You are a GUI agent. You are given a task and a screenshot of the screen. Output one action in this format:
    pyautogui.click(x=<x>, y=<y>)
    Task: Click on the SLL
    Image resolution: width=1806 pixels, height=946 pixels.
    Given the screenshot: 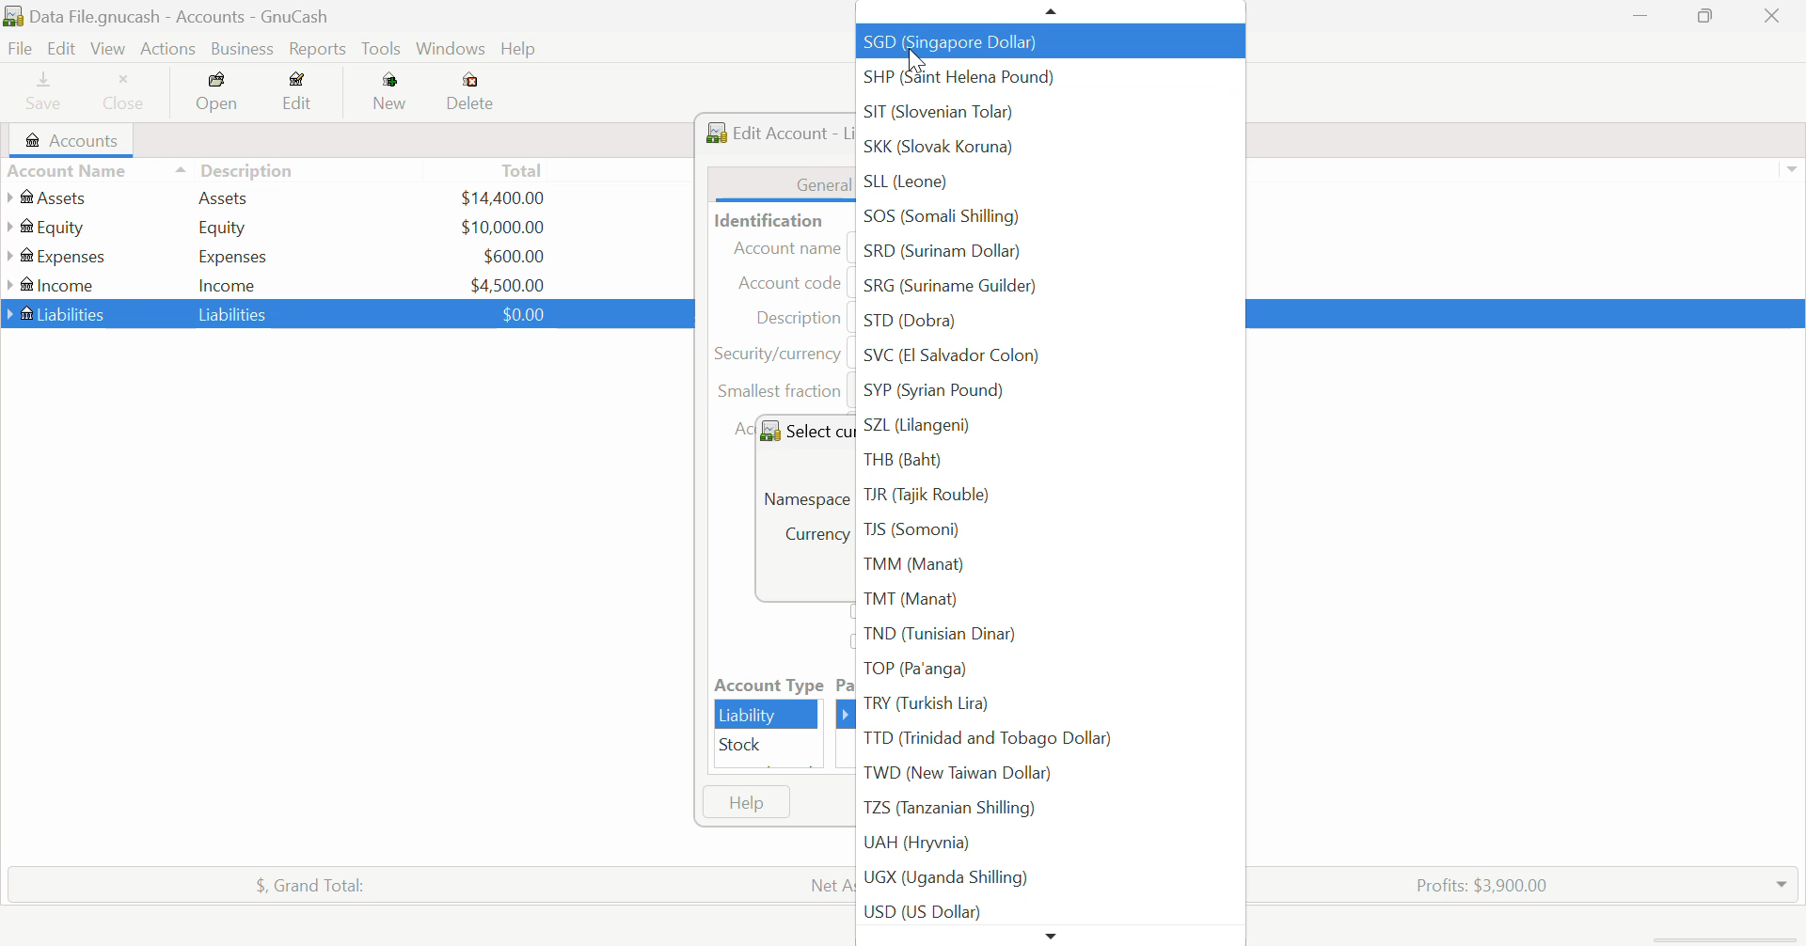 What is the action you would take?
    pyautogui.click(x=1054, y=187)
    